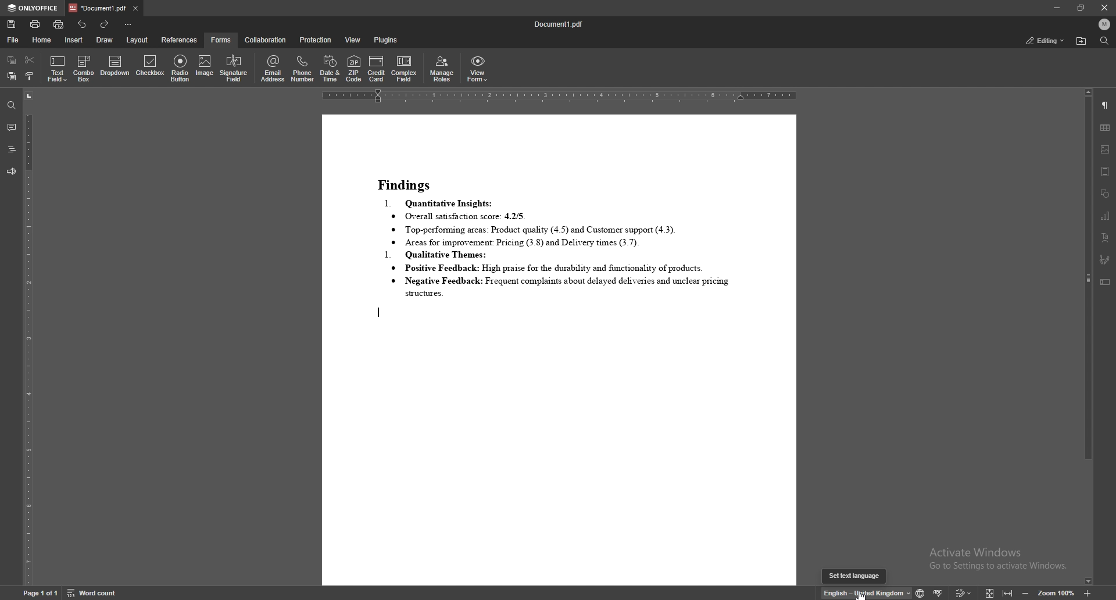 This screenshot has height=600, width=1116. I want to click on resize, so click(1081, 8).